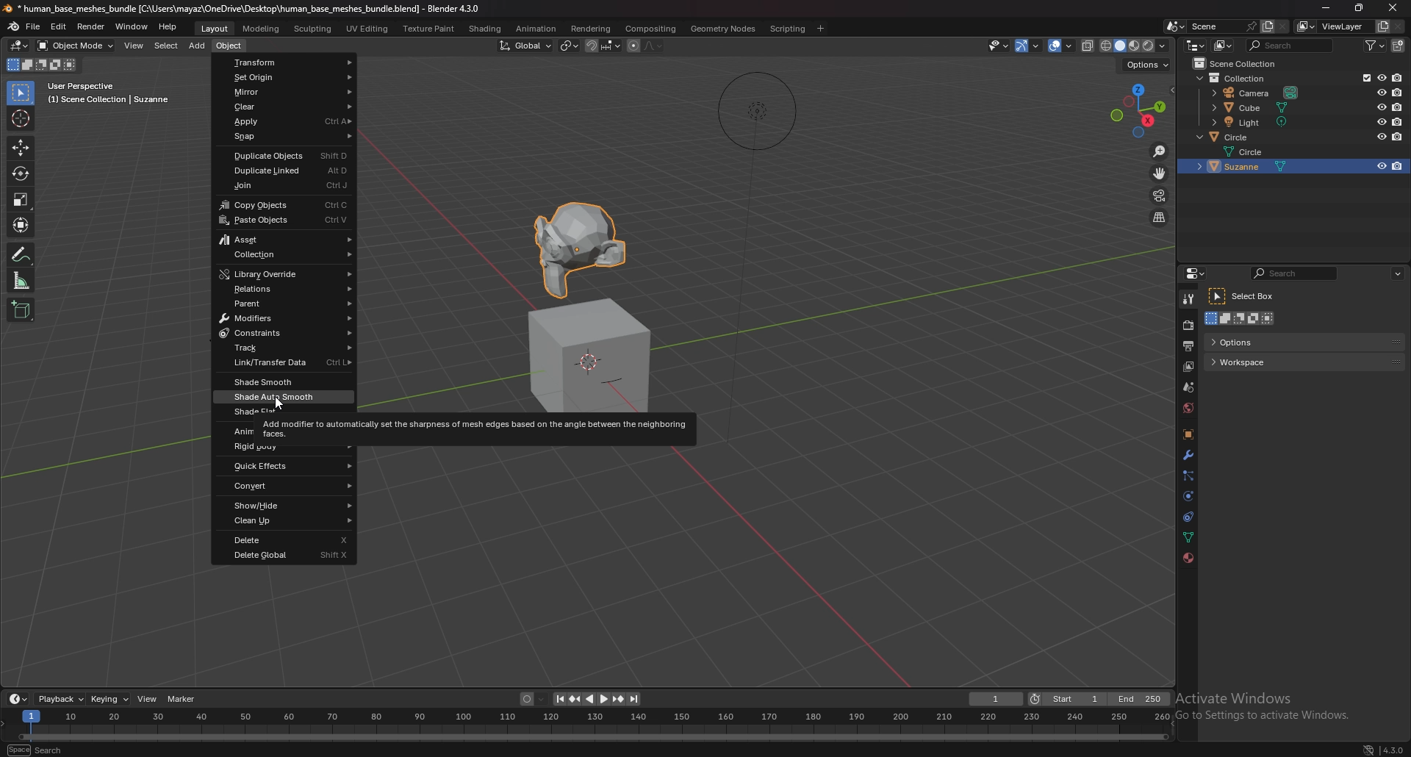 This screenshot has width=1411, height=757. What do you see at coordinates (282, 171) in the screenshot?
I see `duplicate linked` at bounding box center [282, 171].